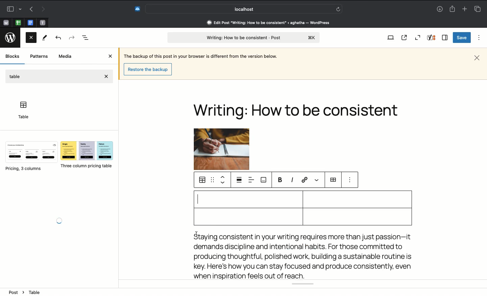 Image resolution: width=487 pixels, height=296 pixels. What do you see at coordinates (480, 38) in the screenshot?
I see `Options` at bounding box center [480, 38].